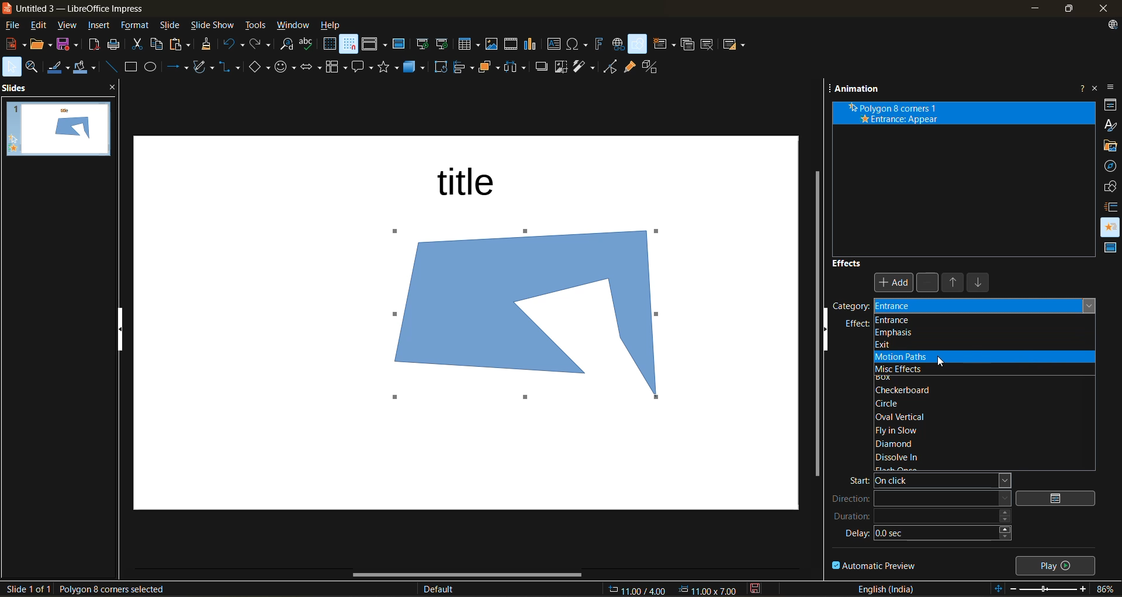 This screenshot has height=597, width=1122. What do you see at coordinates (922, 499) in the screenshot?
I see `direction` at bounding box center [922, 499].